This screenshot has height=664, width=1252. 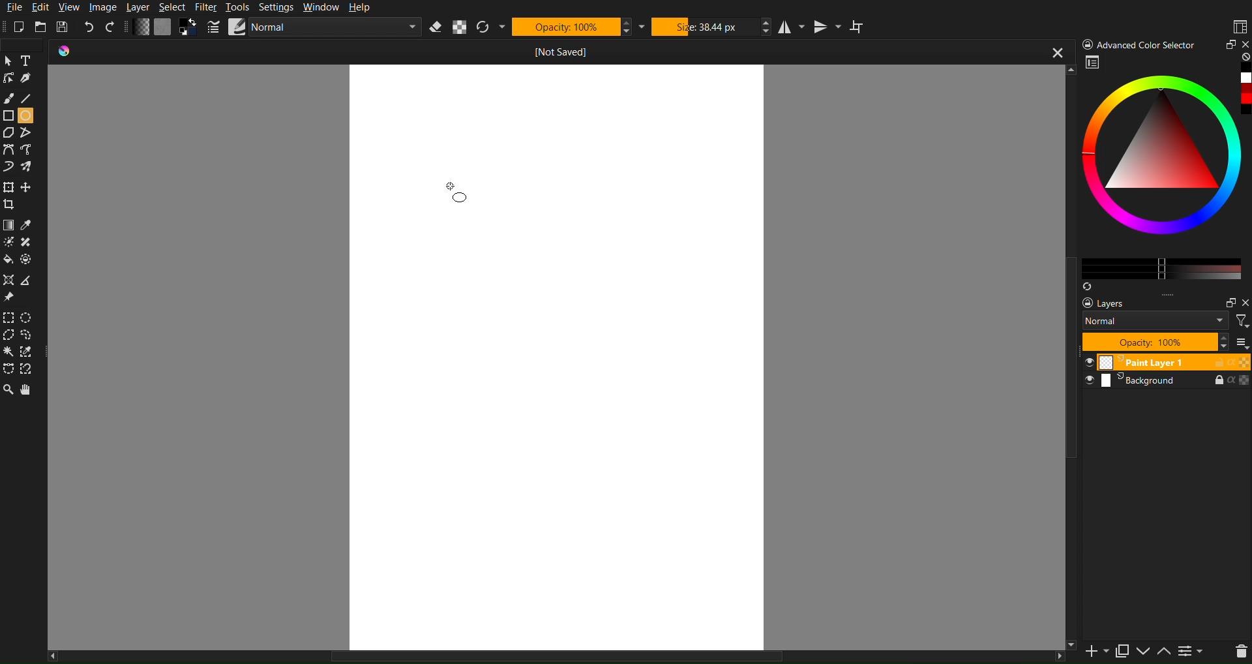 What do you see at coordinates (1156, 341) in the screenshot?
I see `Opacity 100%` at bounding box center [1156, 341].